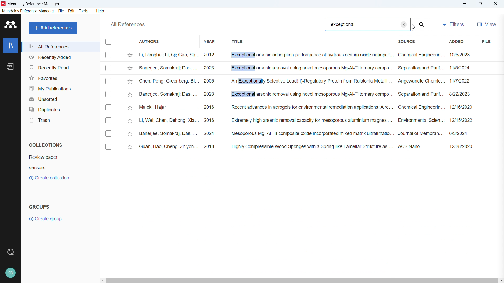 This screenshot has height=283, width=504. I want to click on Horizontal scroll bar , so click(302, 281).